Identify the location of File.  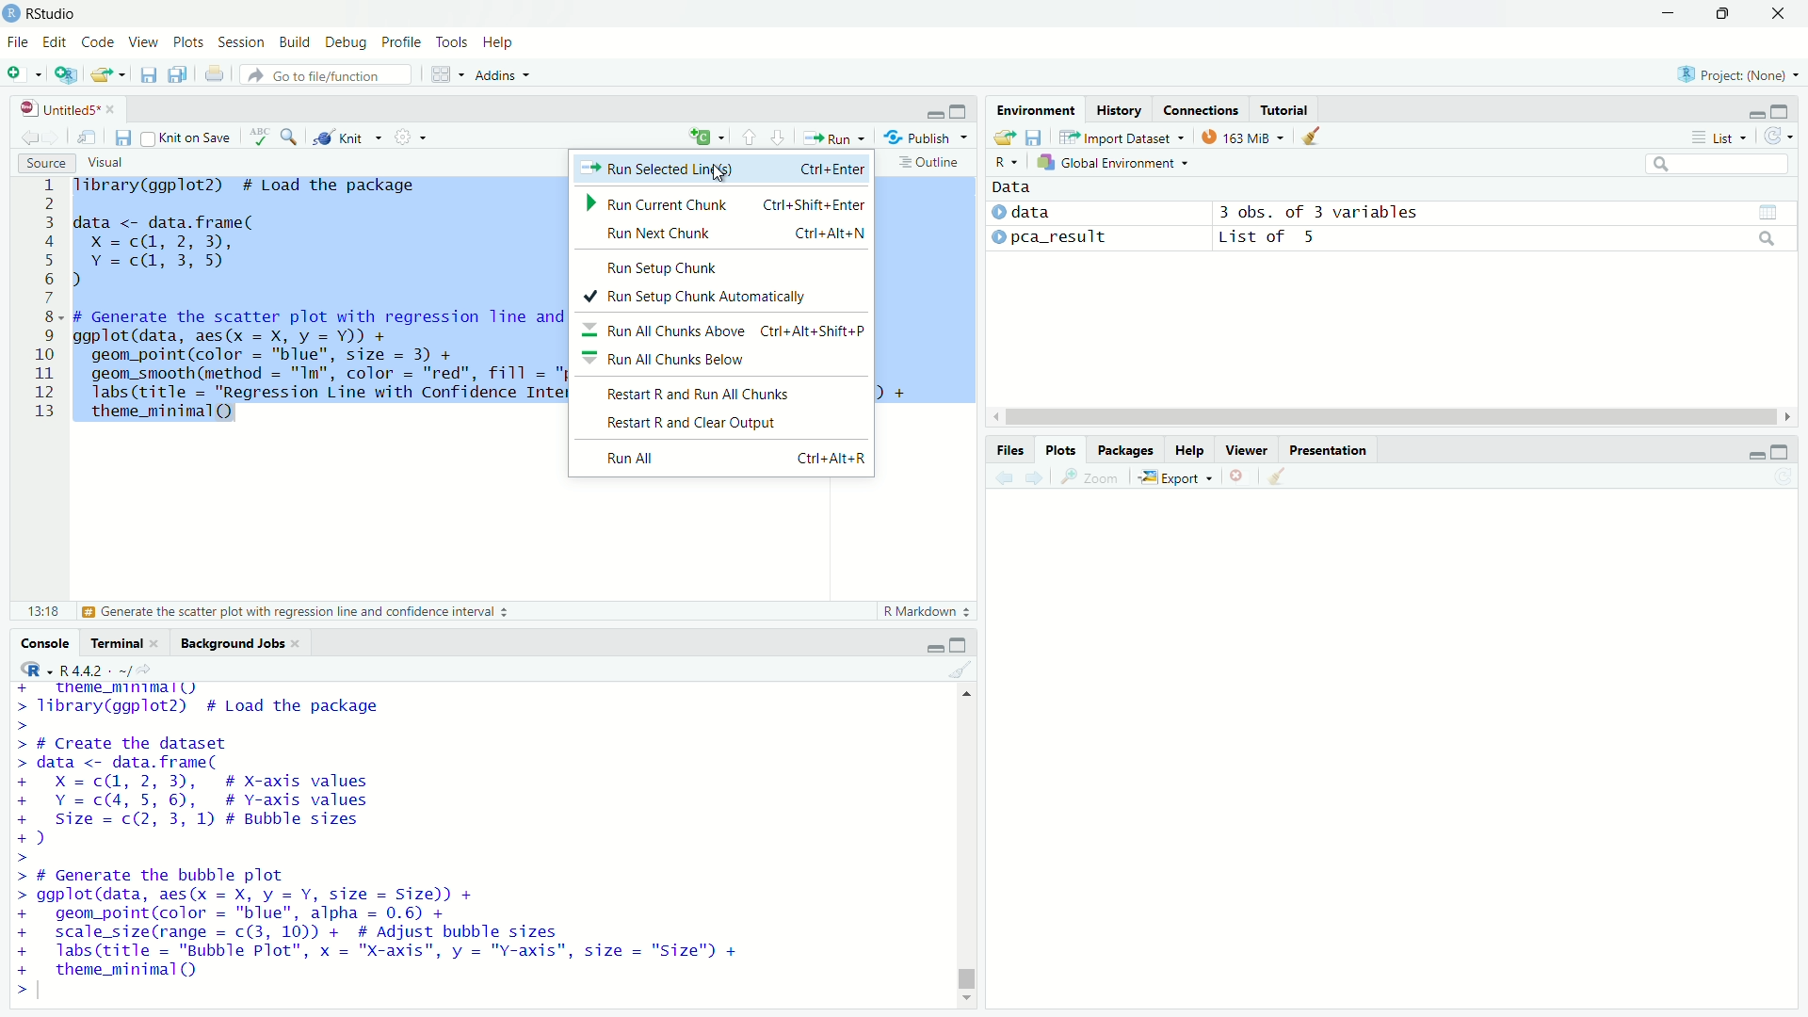
(18, 42).